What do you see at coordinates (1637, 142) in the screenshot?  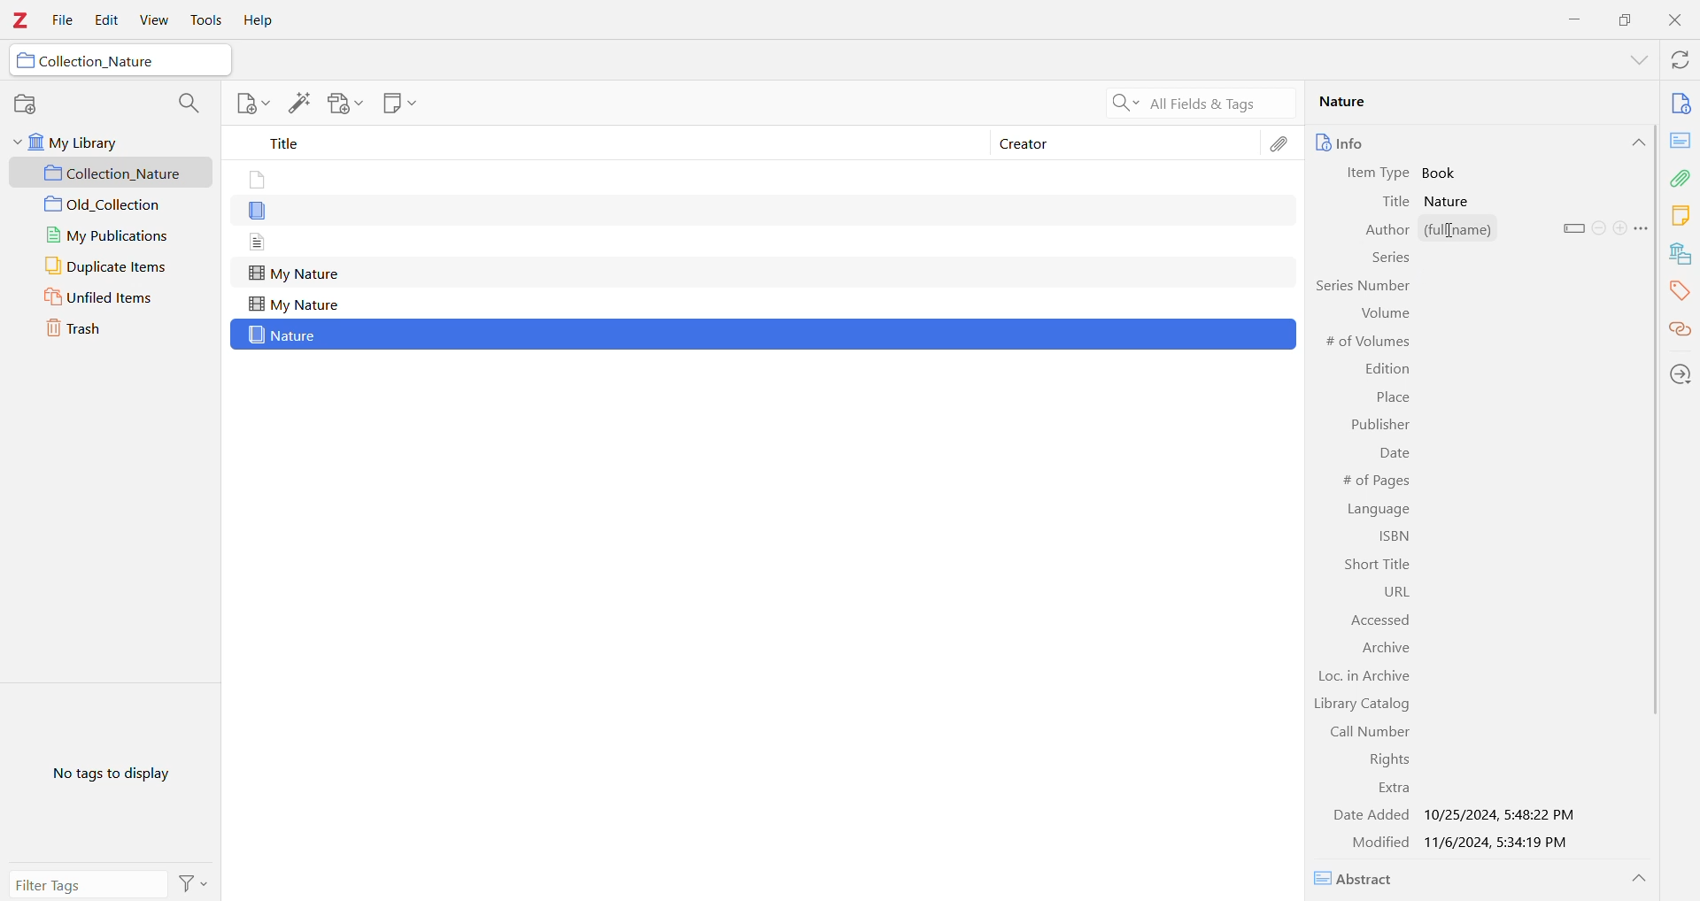 I see `Collapse Section` at bounding box center [1637, 142].